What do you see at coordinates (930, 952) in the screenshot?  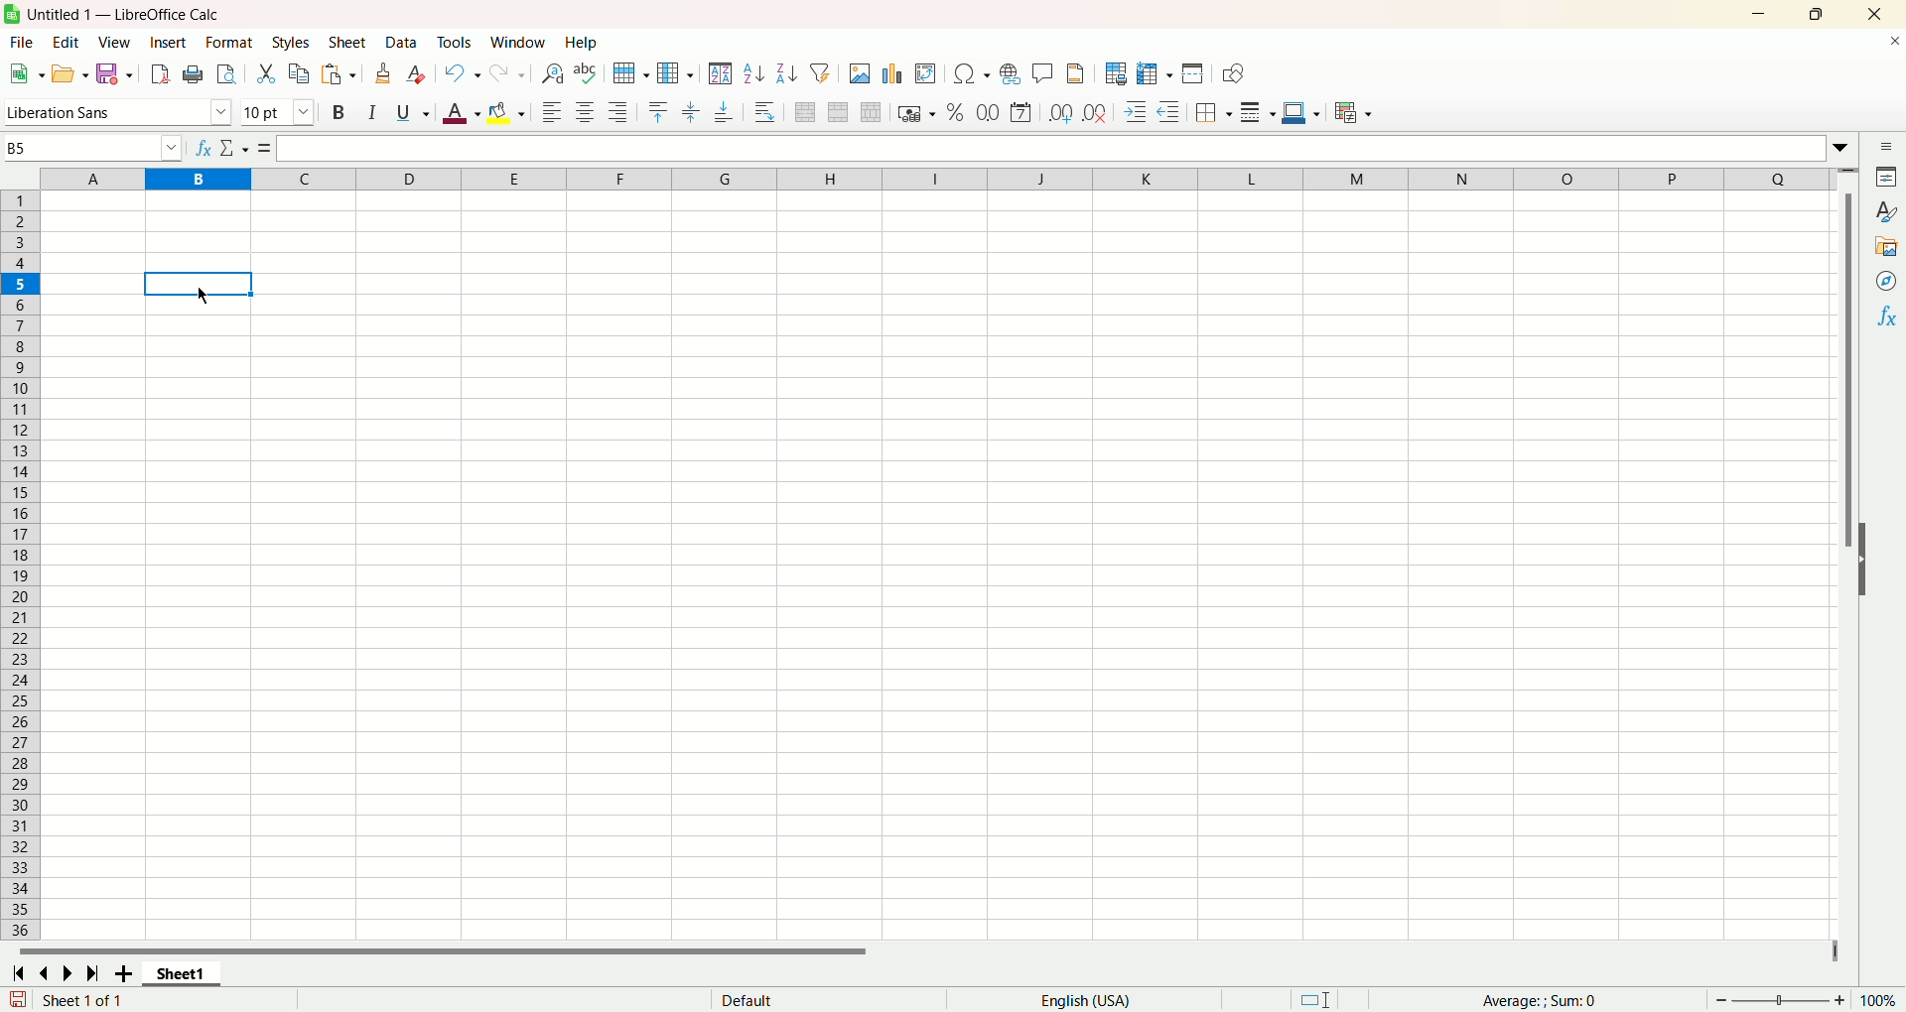 I see `horizontal scroll bar` at bounding box center [930, 952].